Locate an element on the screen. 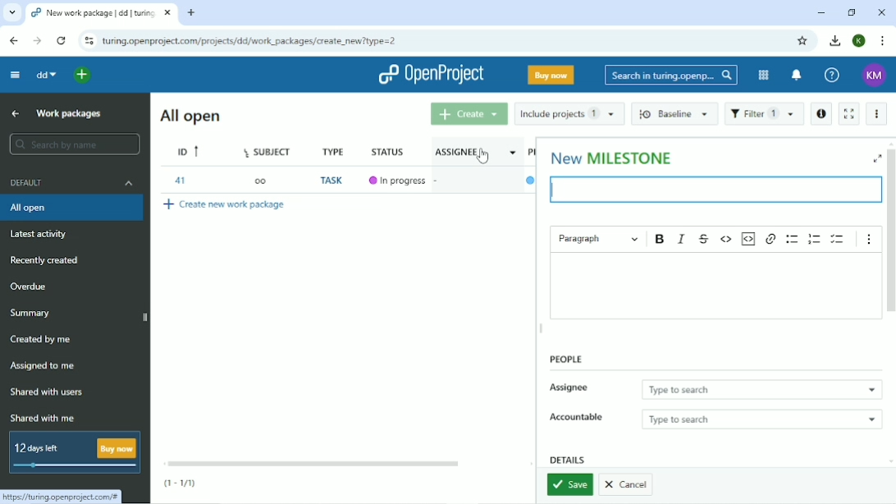 The width and height of the screenshot is (896, 504). Include projects 1 is located at coordinates (569, 113).